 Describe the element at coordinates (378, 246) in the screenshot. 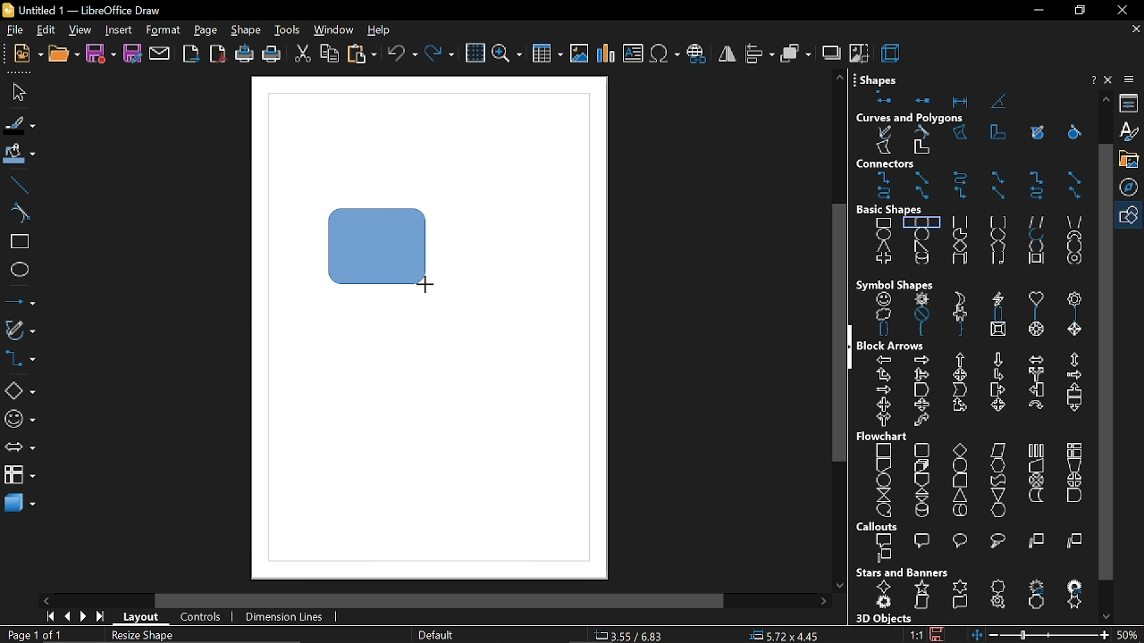

I see `shape drawn` at that location.